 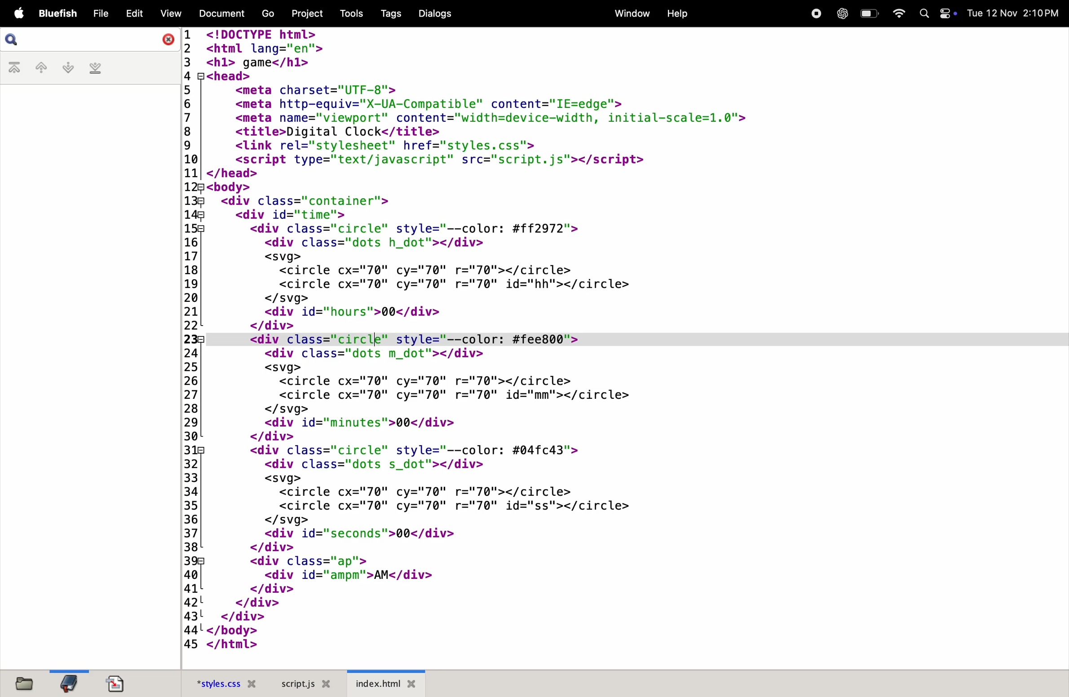 What do you see at coordinates (304, 684) in the screenshot?
I see `scropt.js` at bounding box center [304, 684].